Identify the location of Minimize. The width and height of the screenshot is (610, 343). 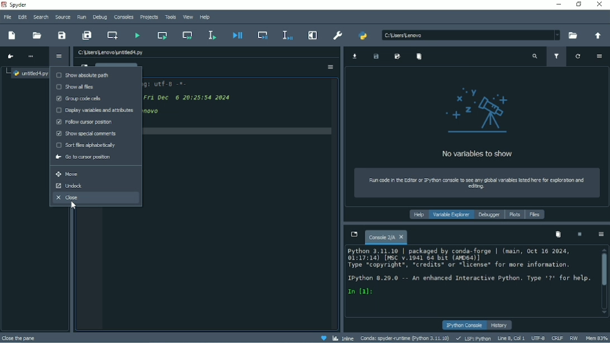
(557, 4).